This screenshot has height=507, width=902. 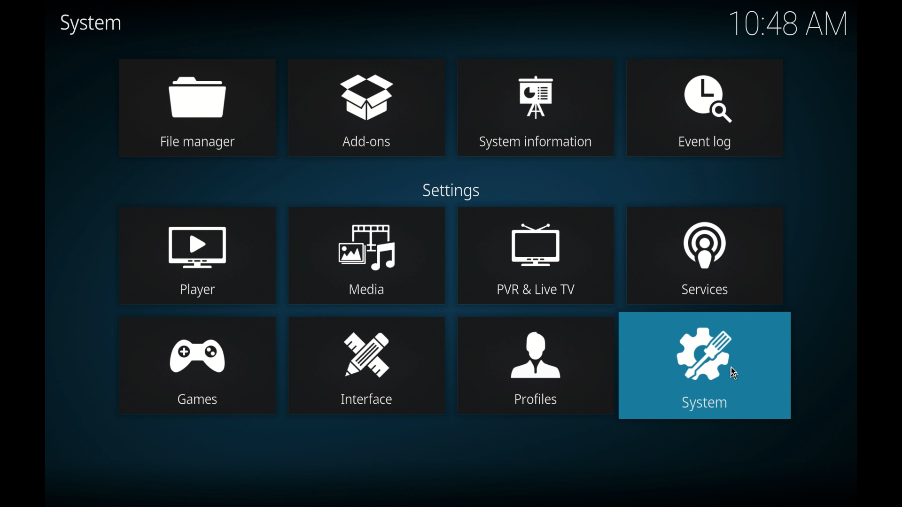 I want to click on services, so click(x=705, y=254).